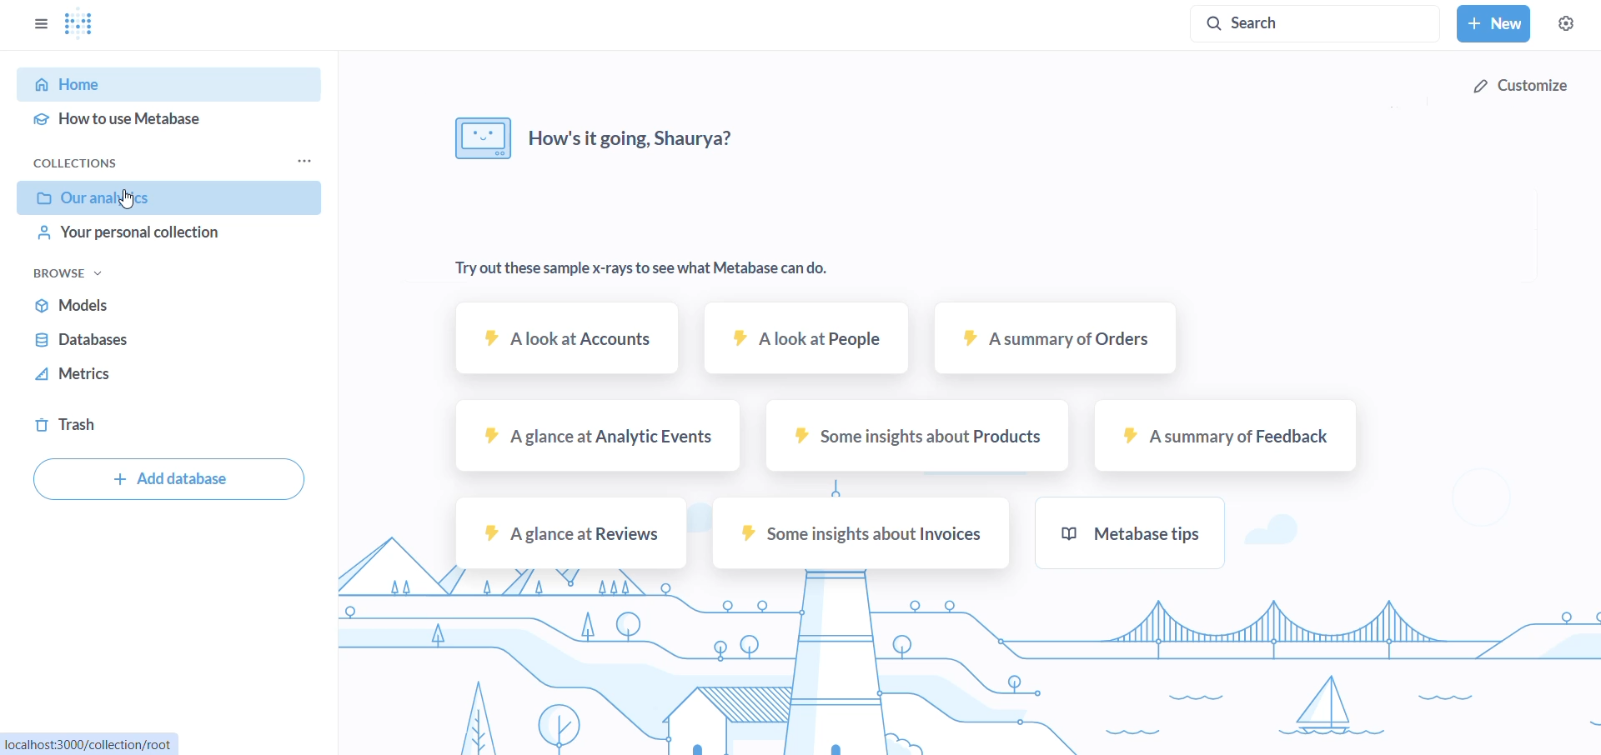  I want to click on some insights about invoices sample, so click(858, 536).